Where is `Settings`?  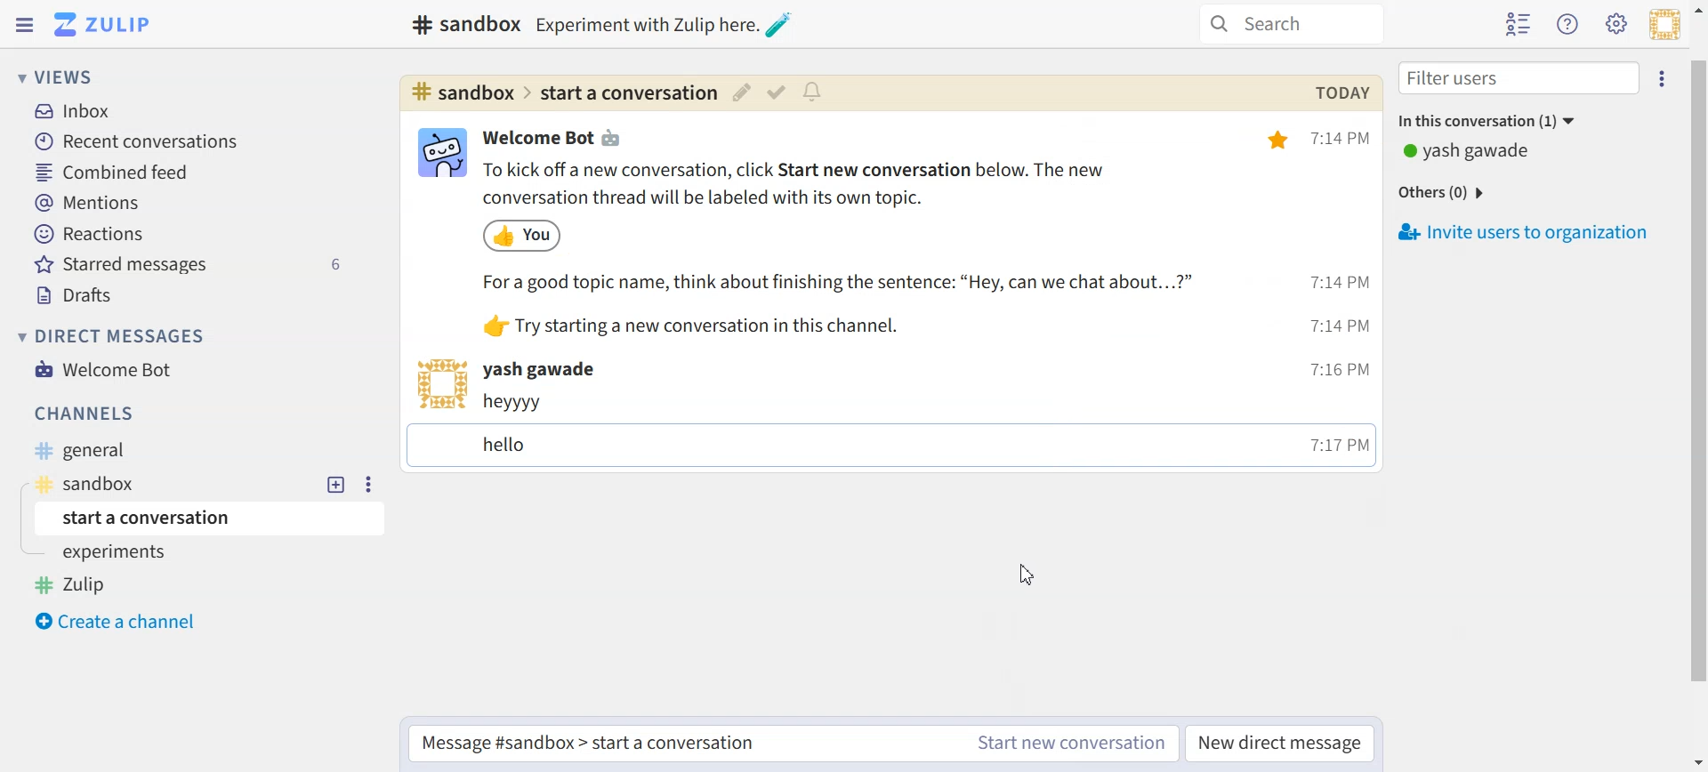
Settings is located at coordinates (1664, 76).